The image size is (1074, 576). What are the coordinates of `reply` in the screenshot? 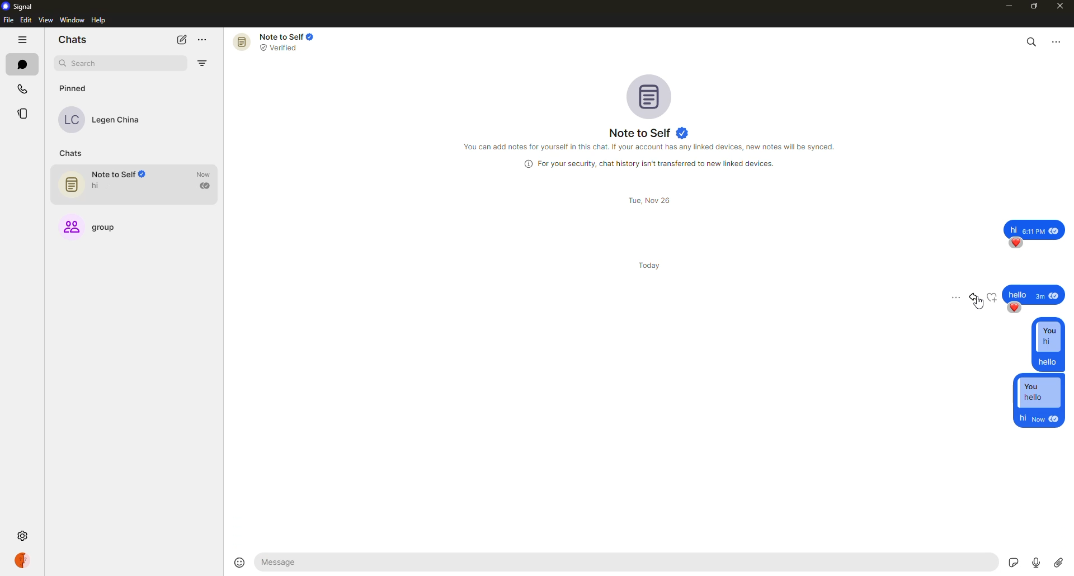 It's located at (1032, 344).